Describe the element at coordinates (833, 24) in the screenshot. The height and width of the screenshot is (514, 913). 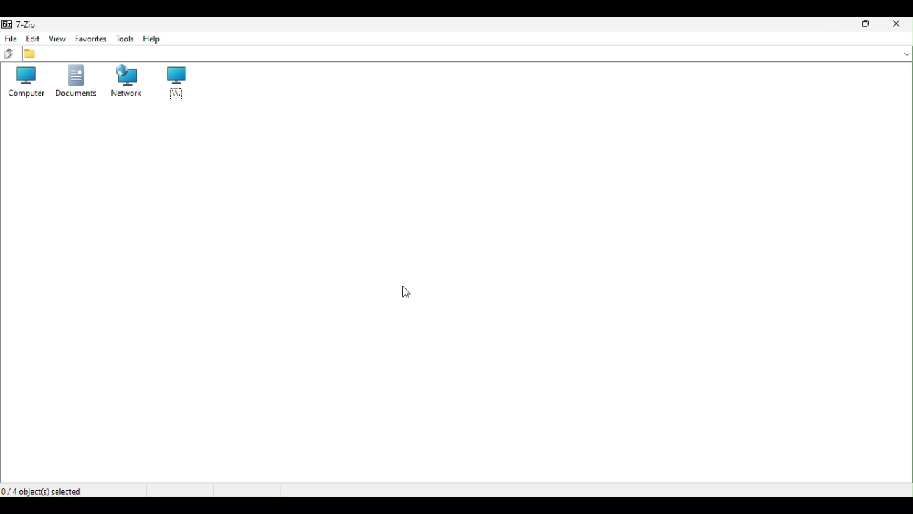
I see `Minimize` at that location.